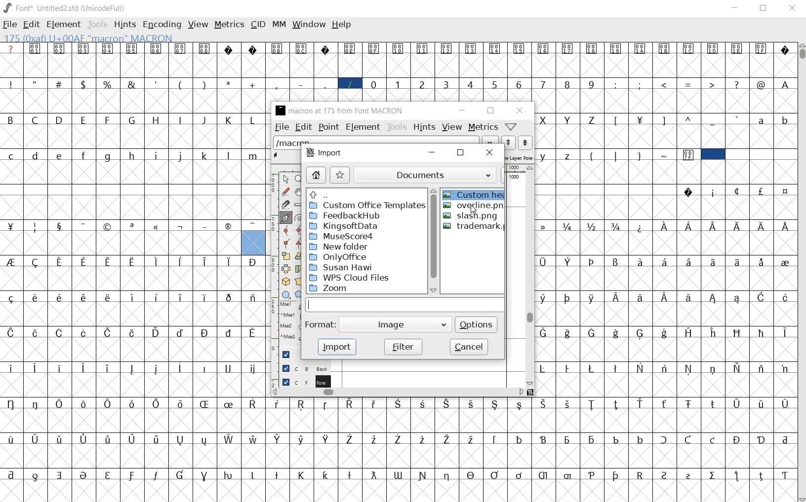 This screenshot has height=502, width=806. I want to click on E, so click(84, 120).